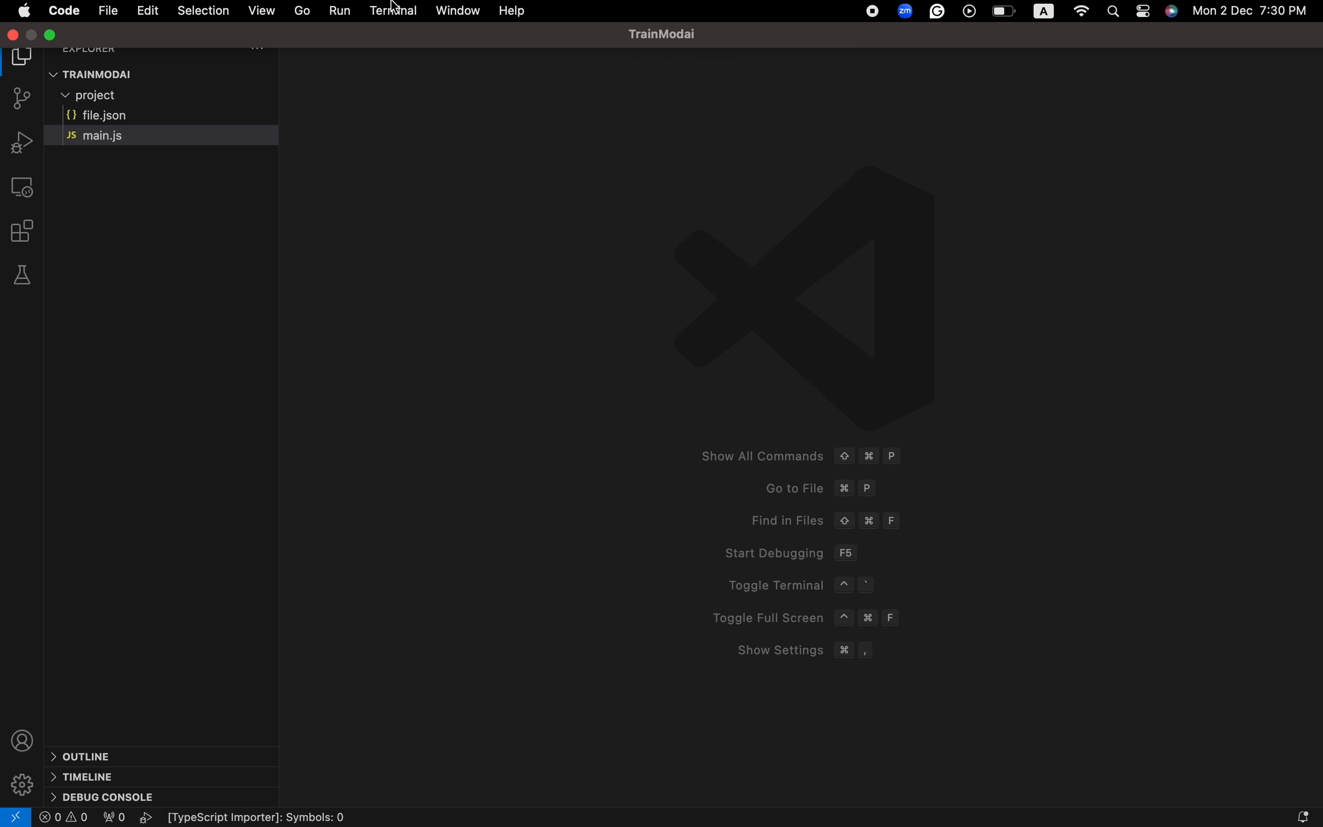 Image resolution: width=1323 pixels, height=827 pixels. What do you see at coordinates (65, 818) in the screenshot?
I see `0` at bounding box center [65, 818].